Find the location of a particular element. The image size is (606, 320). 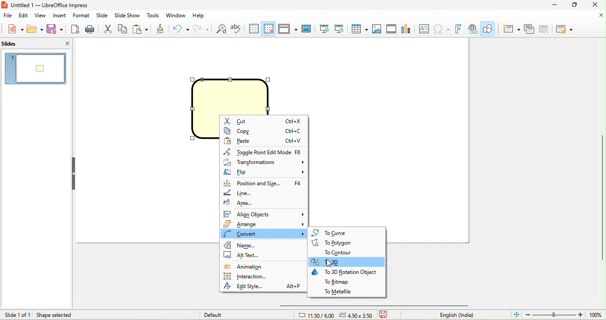

image is located at coordinates (378, 28).